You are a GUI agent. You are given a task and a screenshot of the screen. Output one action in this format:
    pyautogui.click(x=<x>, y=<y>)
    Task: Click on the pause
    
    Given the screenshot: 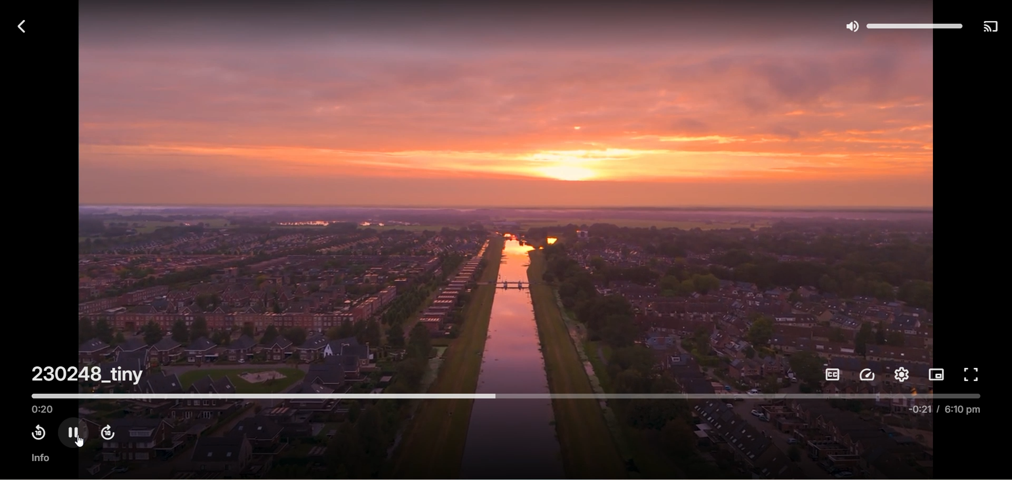 What is the action you would take?
    pyautogui.click(x=77, y=436)
    